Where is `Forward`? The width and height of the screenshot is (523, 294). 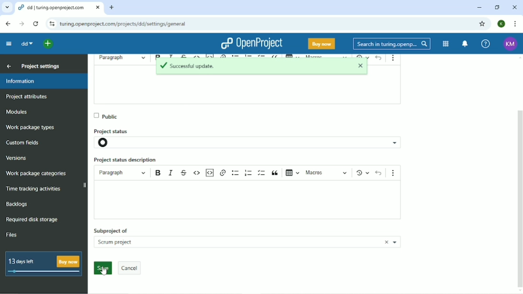
Forward is located at coordinates (22, 24).